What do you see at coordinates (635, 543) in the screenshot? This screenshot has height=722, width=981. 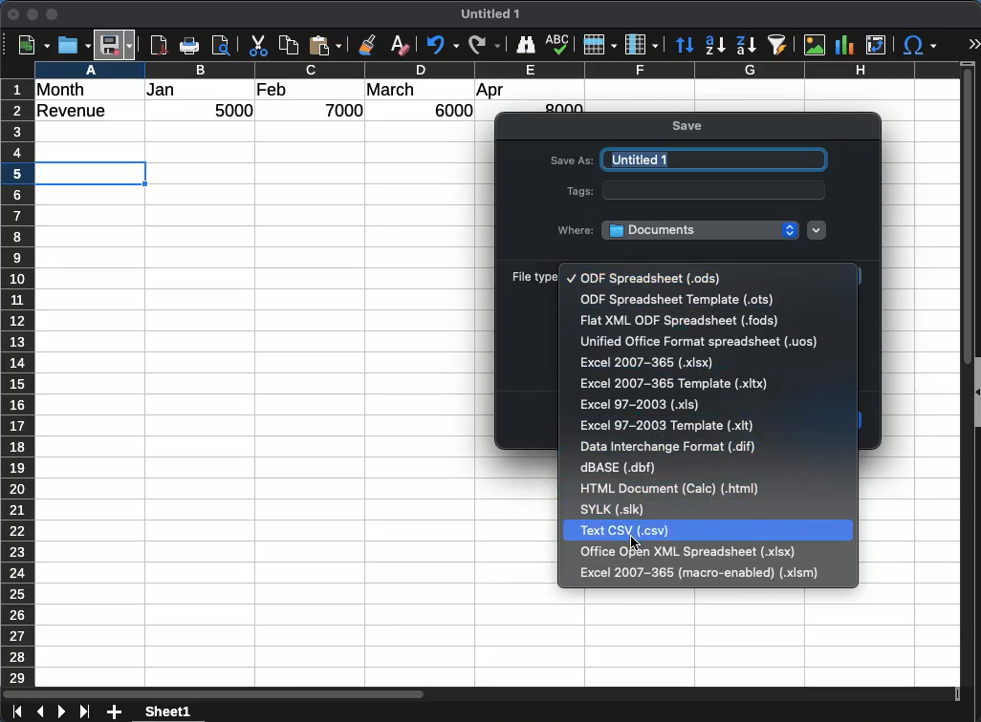 I see `Cursor` at bounding box center [635, 543].